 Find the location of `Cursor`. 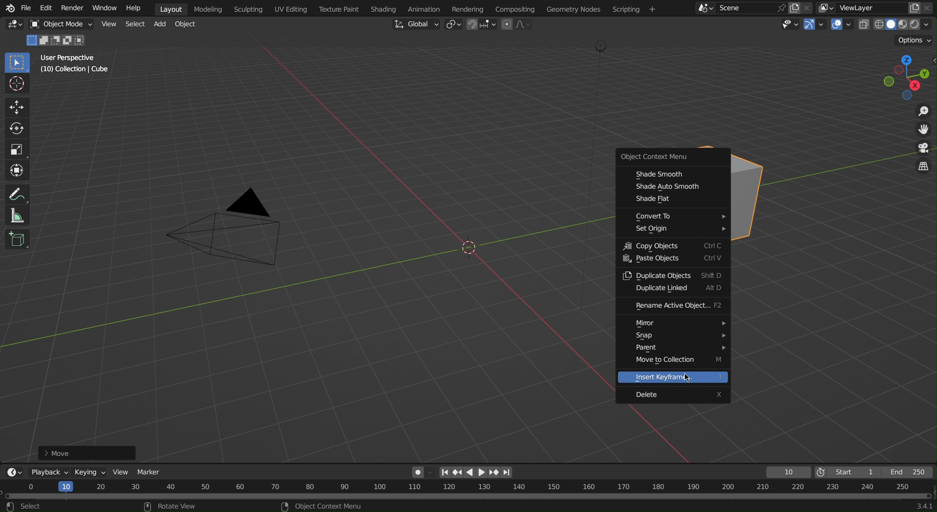

Cursor is located at coordinates (689, 378).